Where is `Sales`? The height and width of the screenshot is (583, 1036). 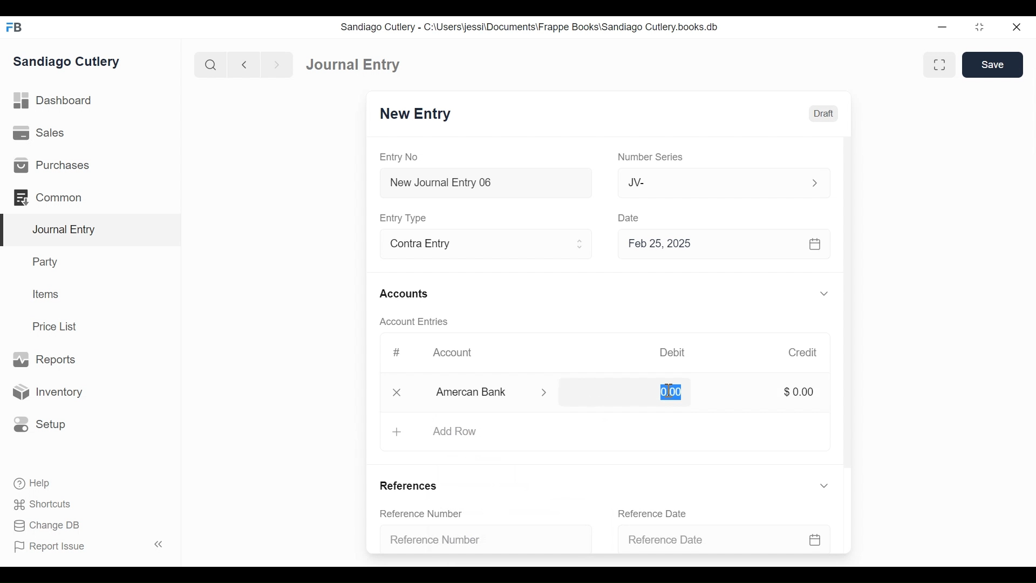
Sales is located at coordinates (43, 133).